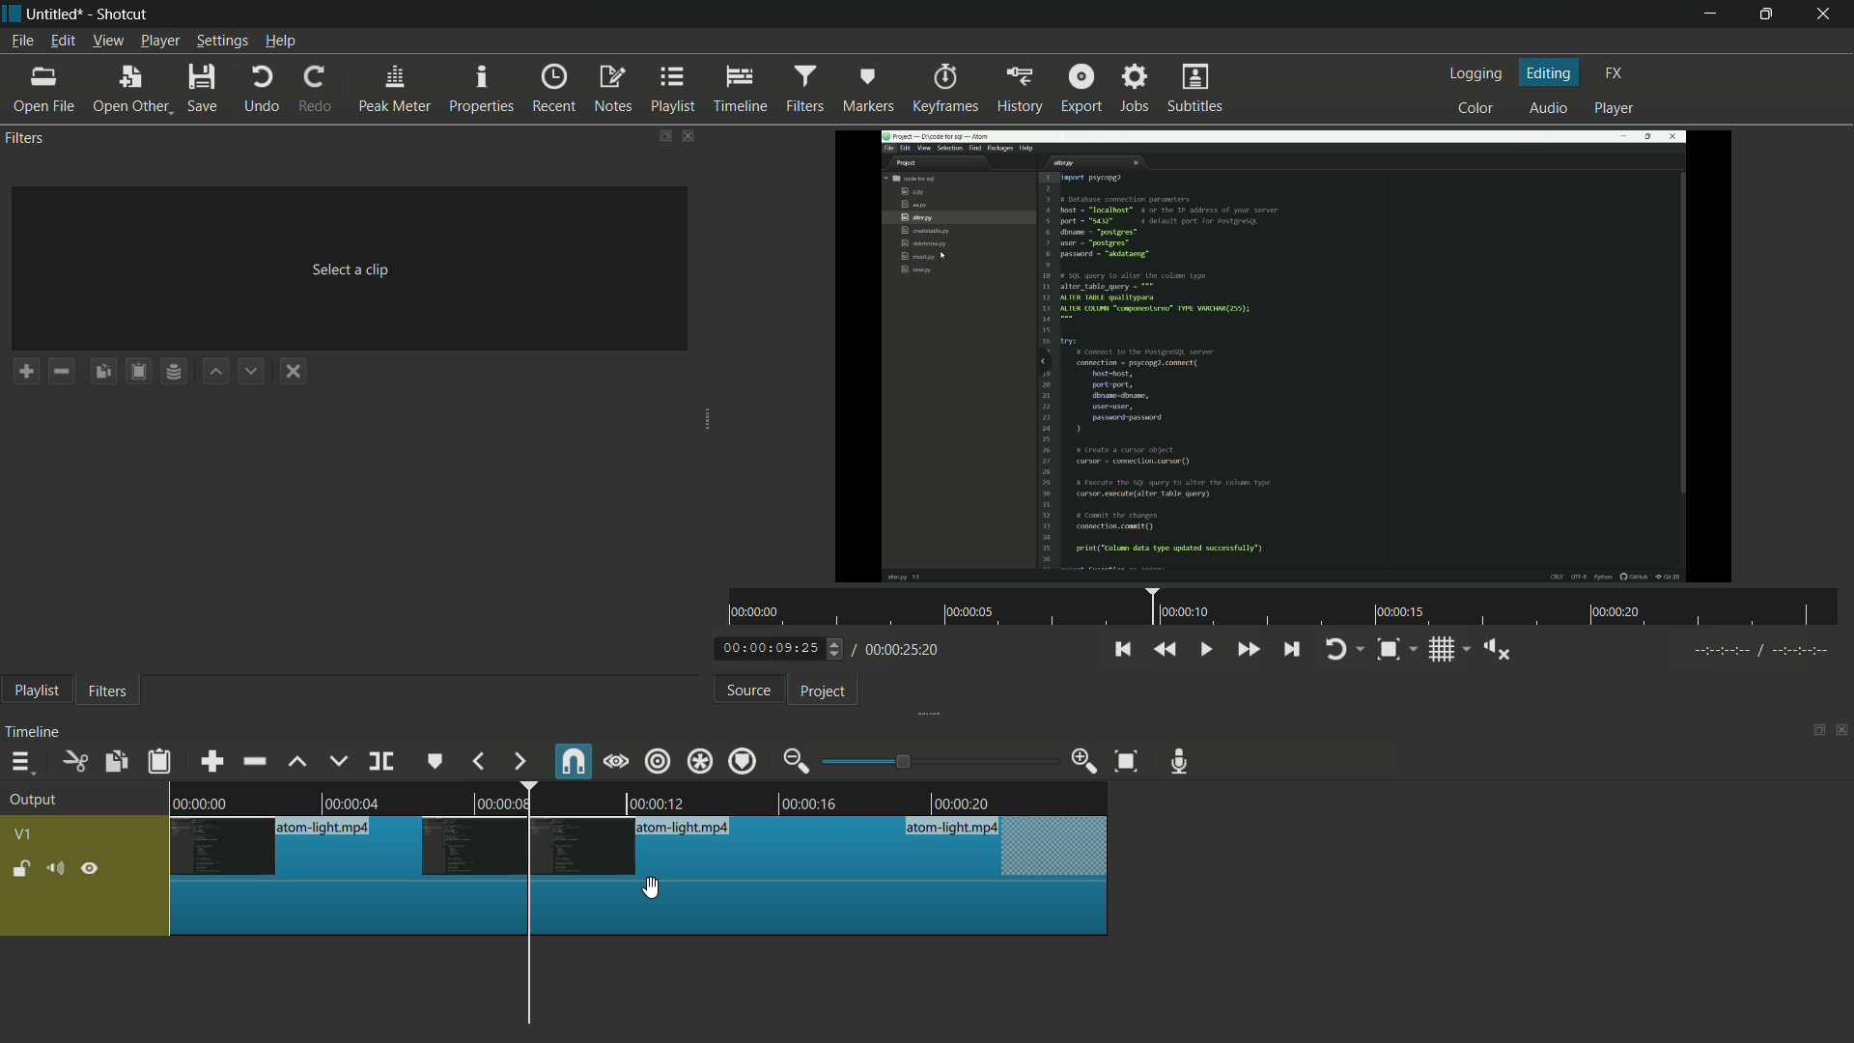 The height and width of the screenshot is (1043, 1854). Describe the element at coordinates (338, 761) in the screenshot. I see `overwrite` at that location.